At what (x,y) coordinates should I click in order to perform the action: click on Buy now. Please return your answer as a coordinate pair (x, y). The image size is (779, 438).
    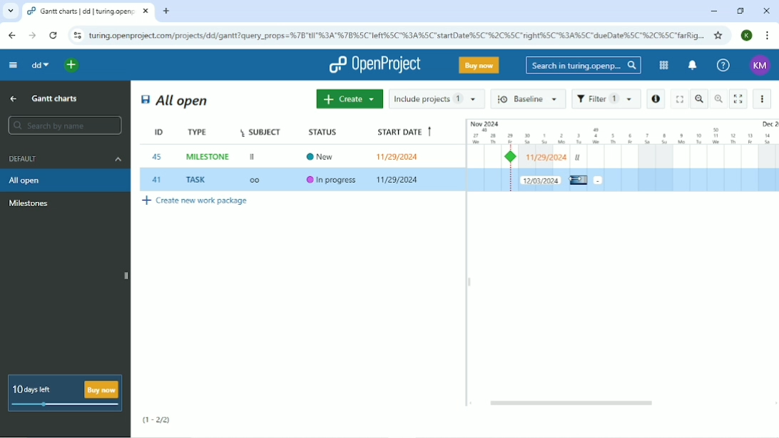
    Looking at the image, I should click on (479, 65).